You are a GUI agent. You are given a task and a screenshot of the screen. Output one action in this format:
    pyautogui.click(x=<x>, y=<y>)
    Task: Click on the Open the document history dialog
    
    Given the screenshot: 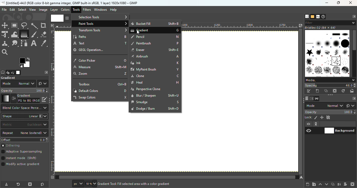 What is the action you would take?
    pyautogui.click(x=324, y=17)
    